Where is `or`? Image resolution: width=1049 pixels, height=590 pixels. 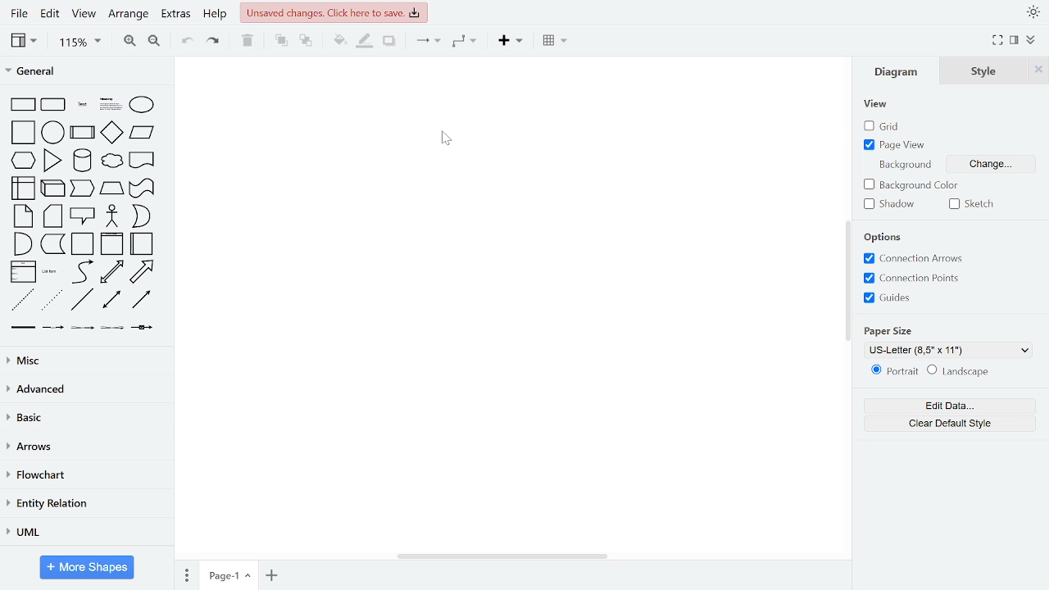
or is located at coordinates (142, 215).